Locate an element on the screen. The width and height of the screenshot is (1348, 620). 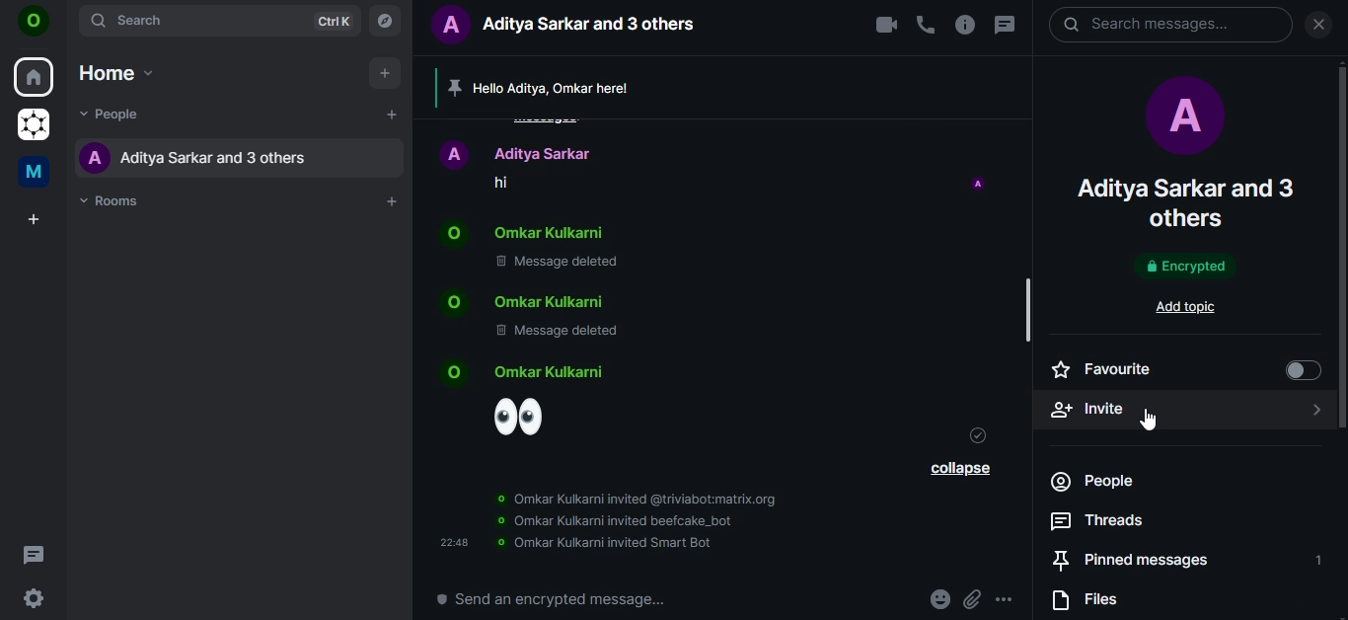
rooms is located at coordinates (113, 199).